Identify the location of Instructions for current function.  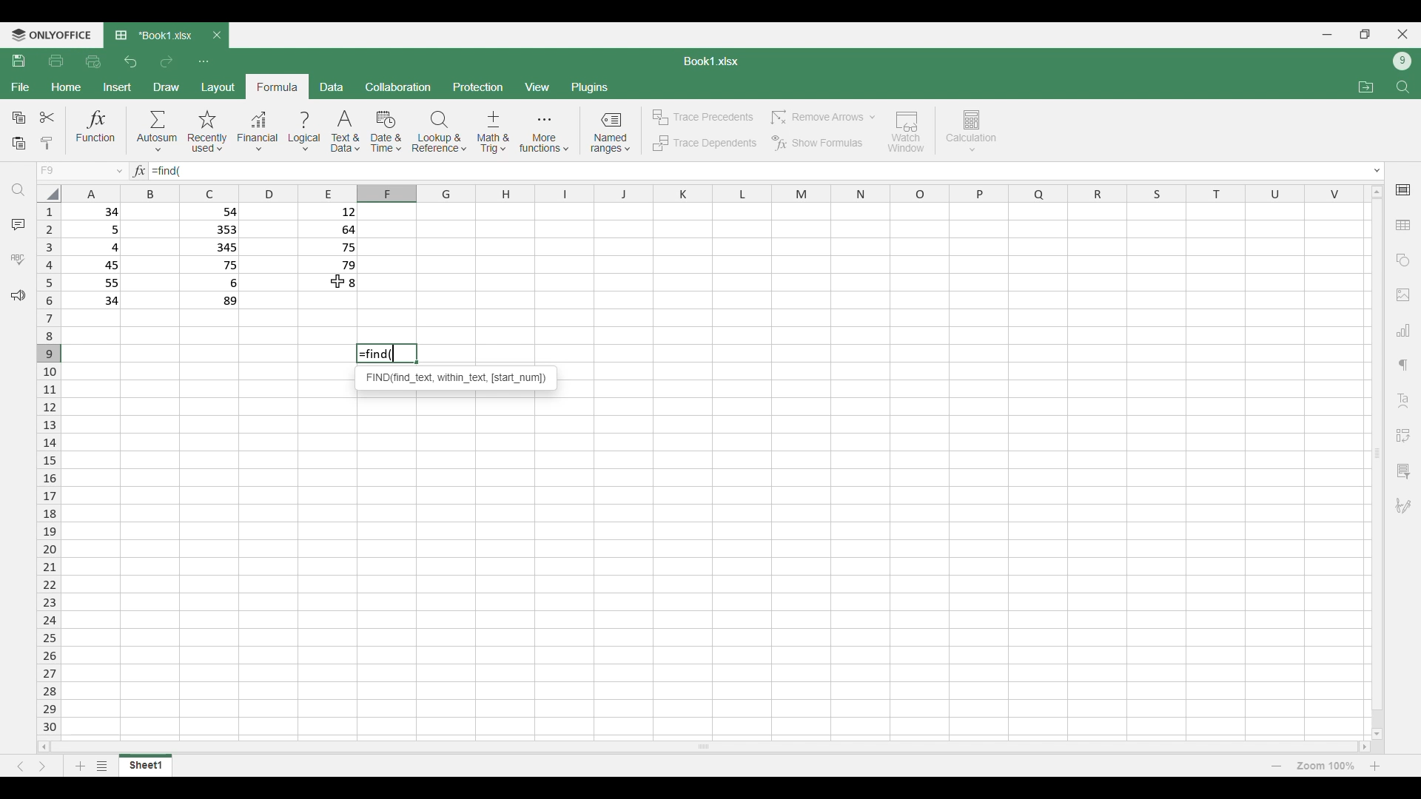
(457, 377).